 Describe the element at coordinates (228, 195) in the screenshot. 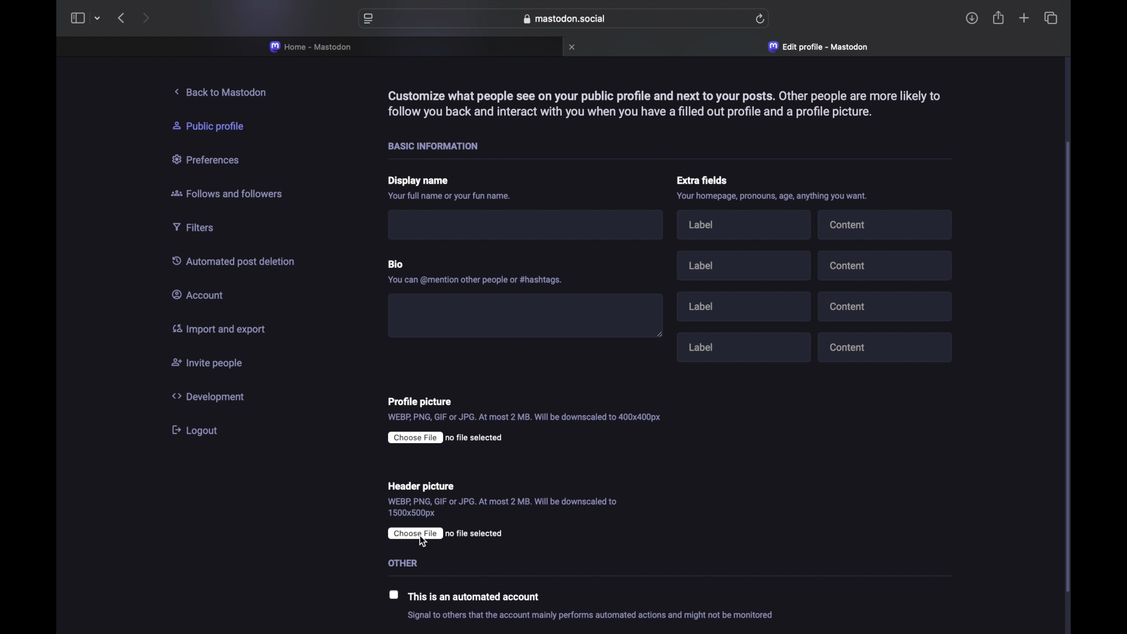

I see `follows and followers` at that location.